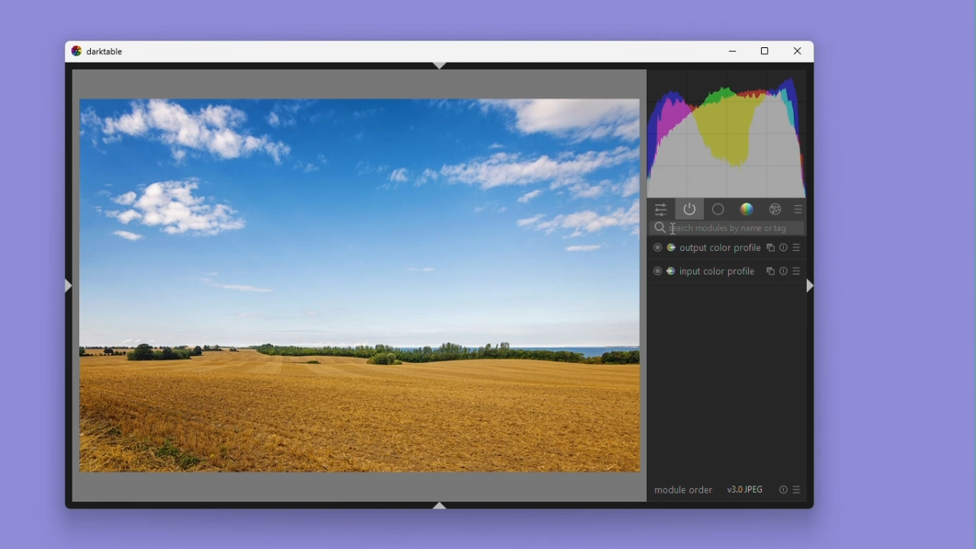 This screenshot has height=549, width=976. I want to click on shift+ctrl+b, so click(441, 507).